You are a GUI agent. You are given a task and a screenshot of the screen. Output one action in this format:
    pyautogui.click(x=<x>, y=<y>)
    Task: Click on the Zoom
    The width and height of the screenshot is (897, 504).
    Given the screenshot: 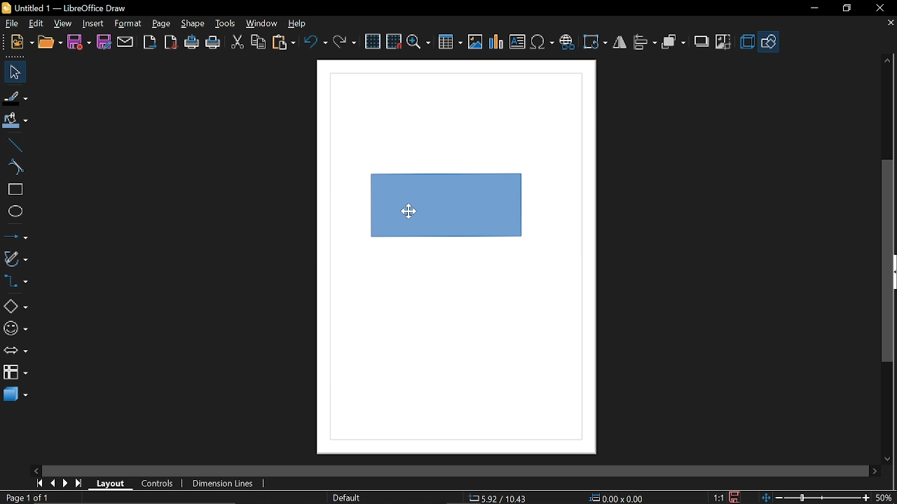 What is the action you would take?
    pyautogui.click(x=418, y=43)
    